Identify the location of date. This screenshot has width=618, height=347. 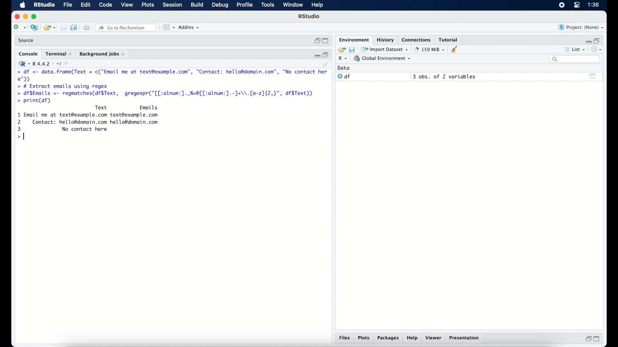
(344, 68).